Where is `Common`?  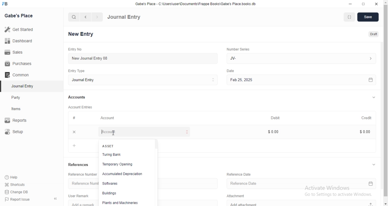 Common is located at coordinates (18, 75).